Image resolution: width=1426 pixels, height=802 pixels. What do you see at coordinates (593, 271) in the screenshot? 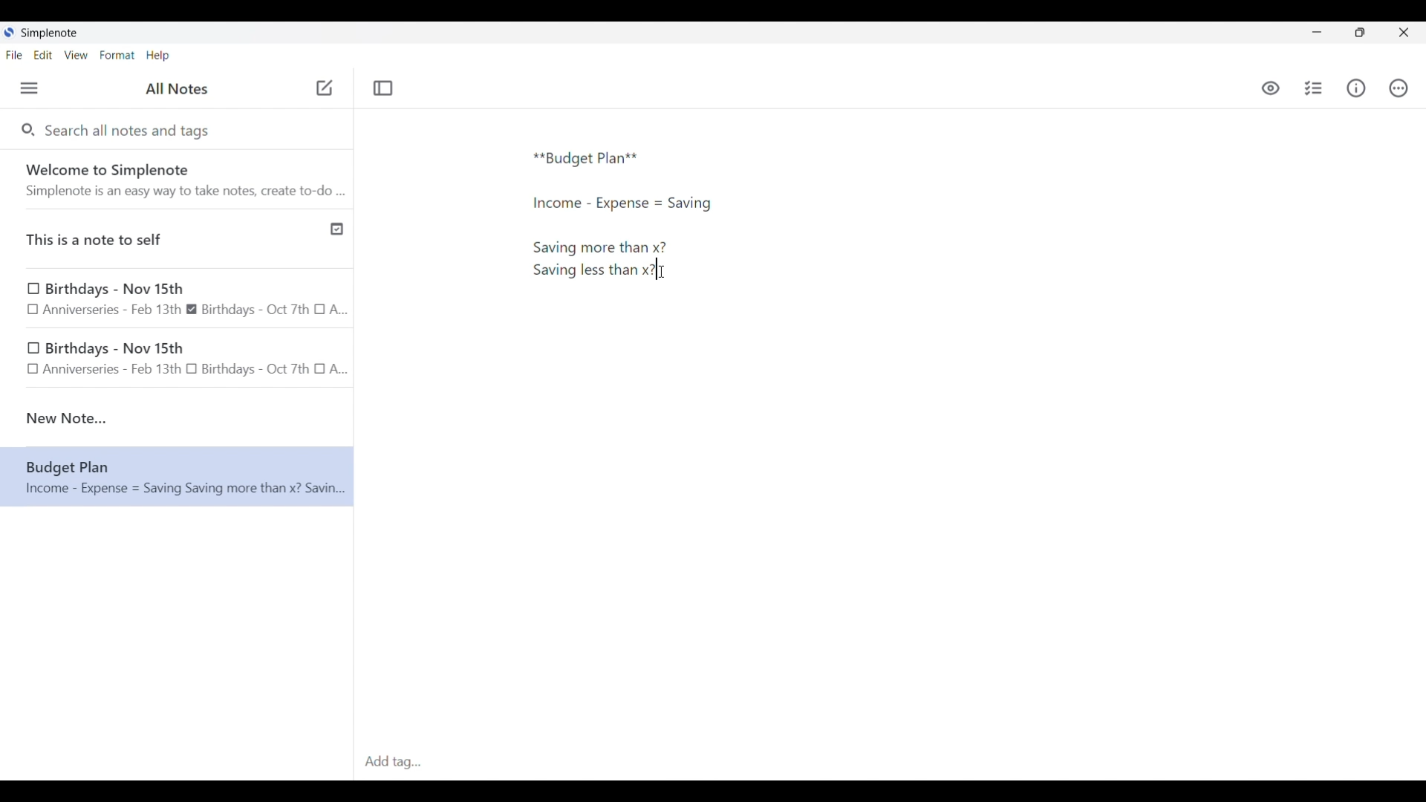
I see `More text added` at bounding box center [593, 271].